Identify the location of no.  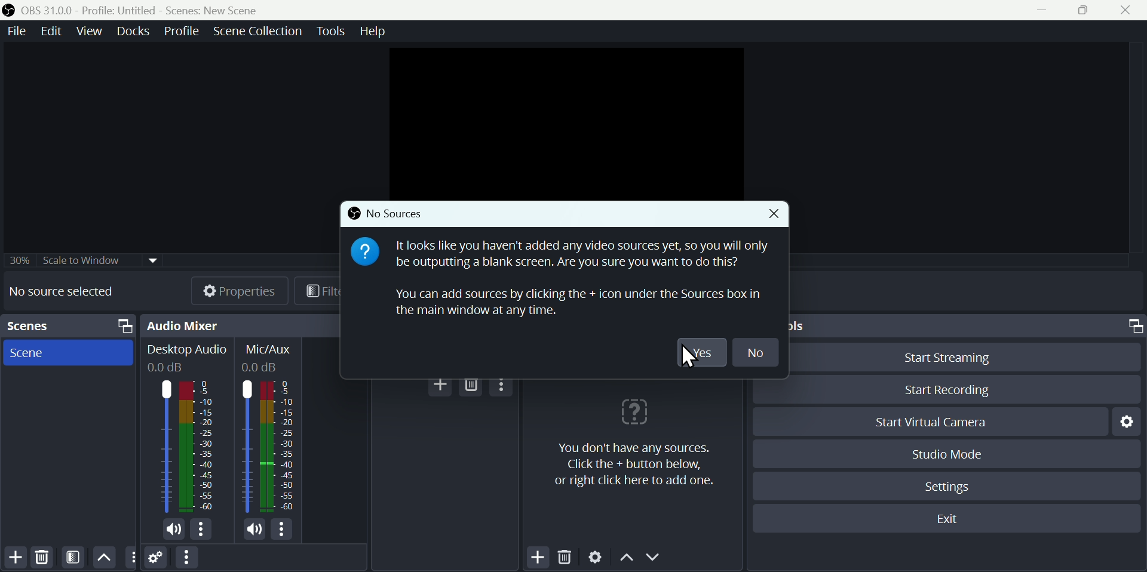
(757, 352).